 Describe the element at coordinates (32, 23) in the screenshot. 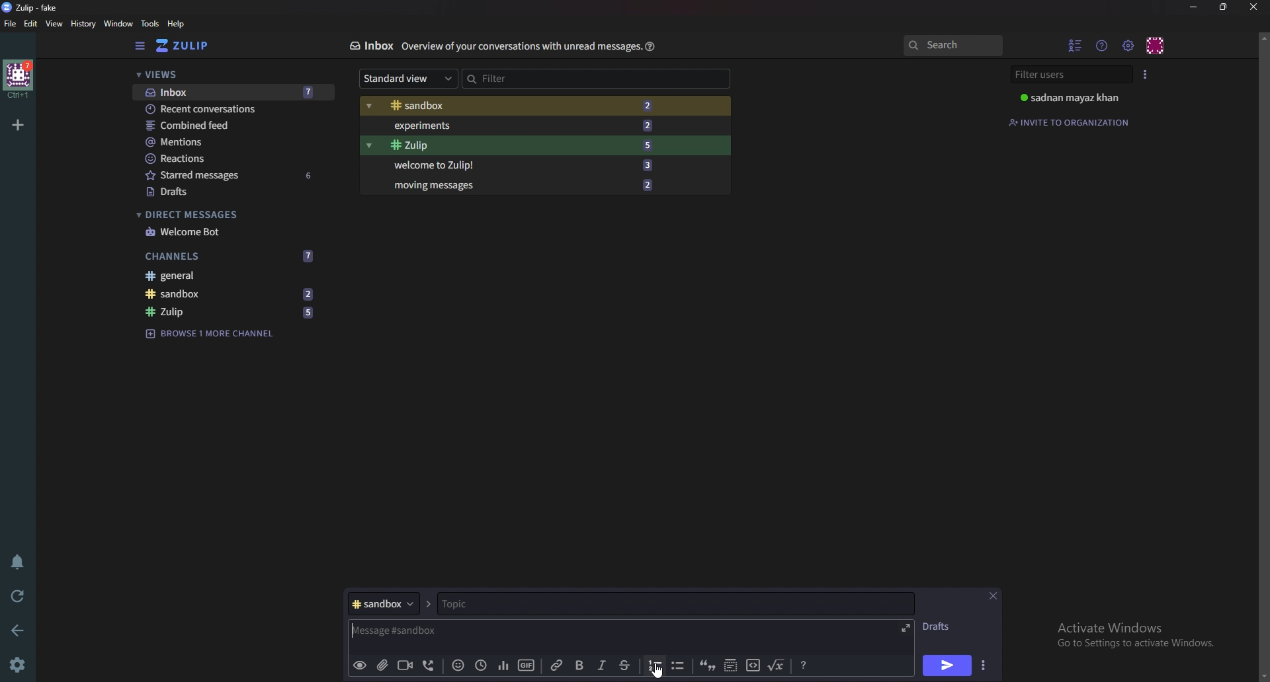

I see `Edit` at that location.